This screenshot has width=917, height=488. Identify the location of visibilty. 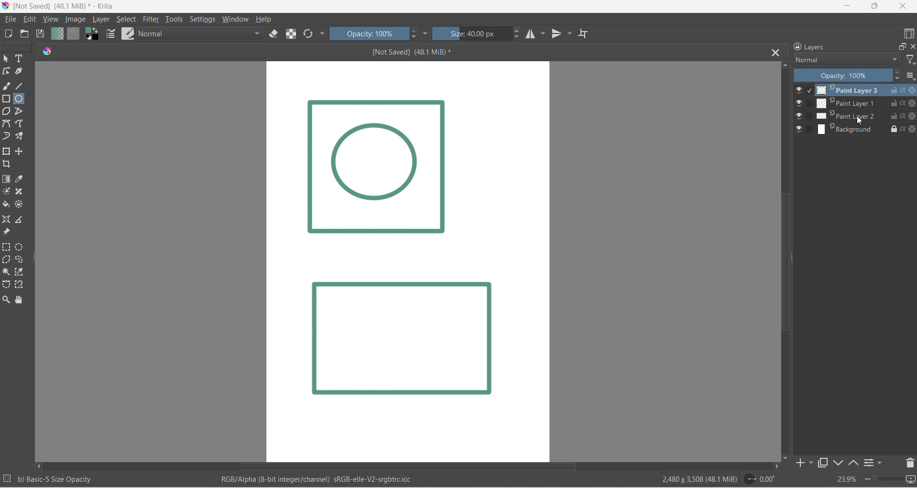
(798, 104).